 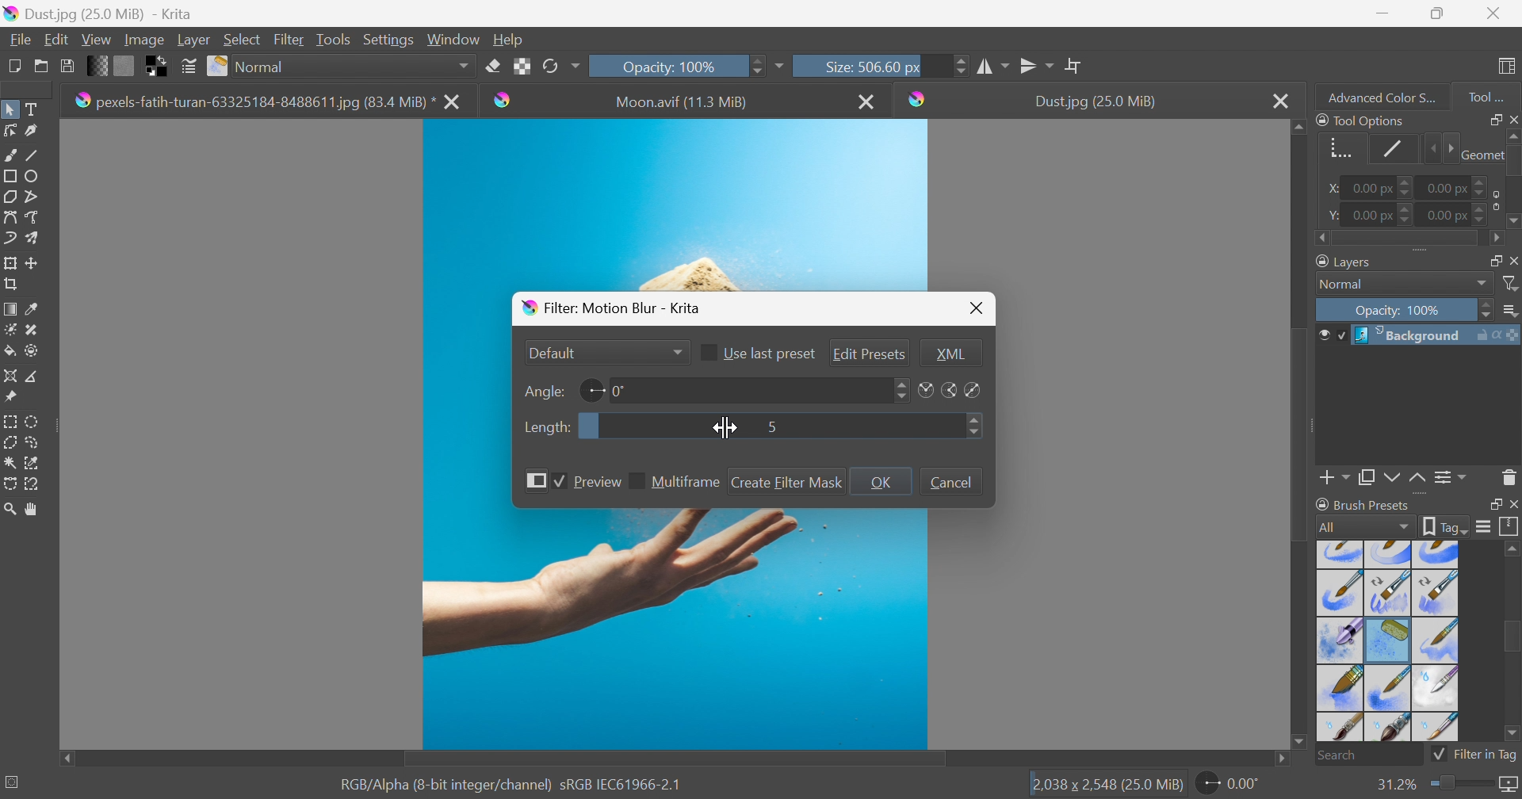 What do you see at coordinates (10, 130) in the screenshot?
I see `Edit shapes tool` at bounding box center [10, 130].